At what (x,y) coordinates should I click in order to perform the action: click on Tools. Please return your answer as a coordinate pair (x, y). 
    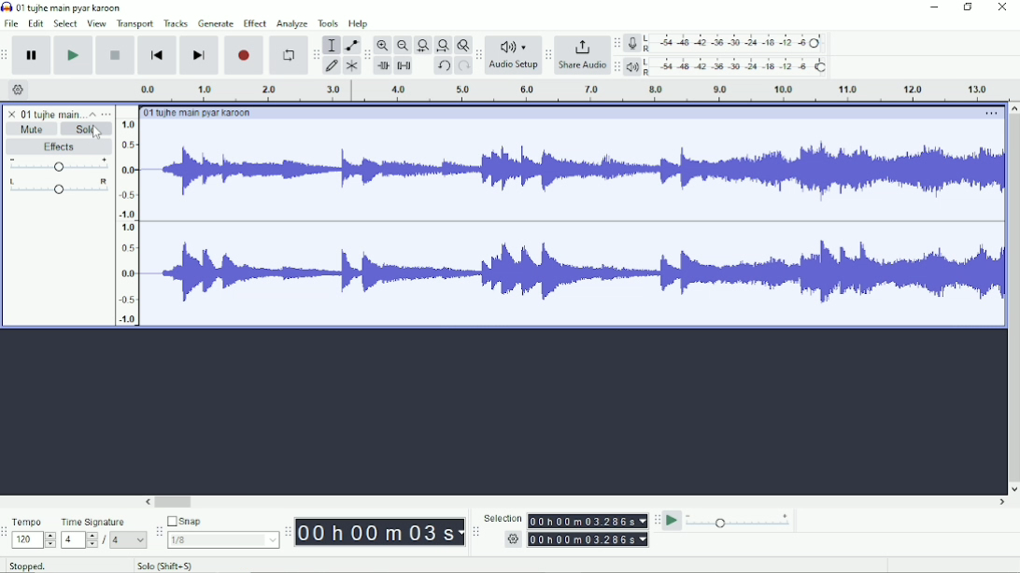
    Looking at the image, I should click on (329, 23).